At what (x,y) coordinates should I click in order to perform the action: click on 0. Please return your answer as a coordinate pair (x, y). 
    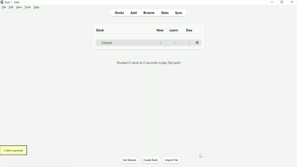
    Looking at the image, I should click on (189, 43).